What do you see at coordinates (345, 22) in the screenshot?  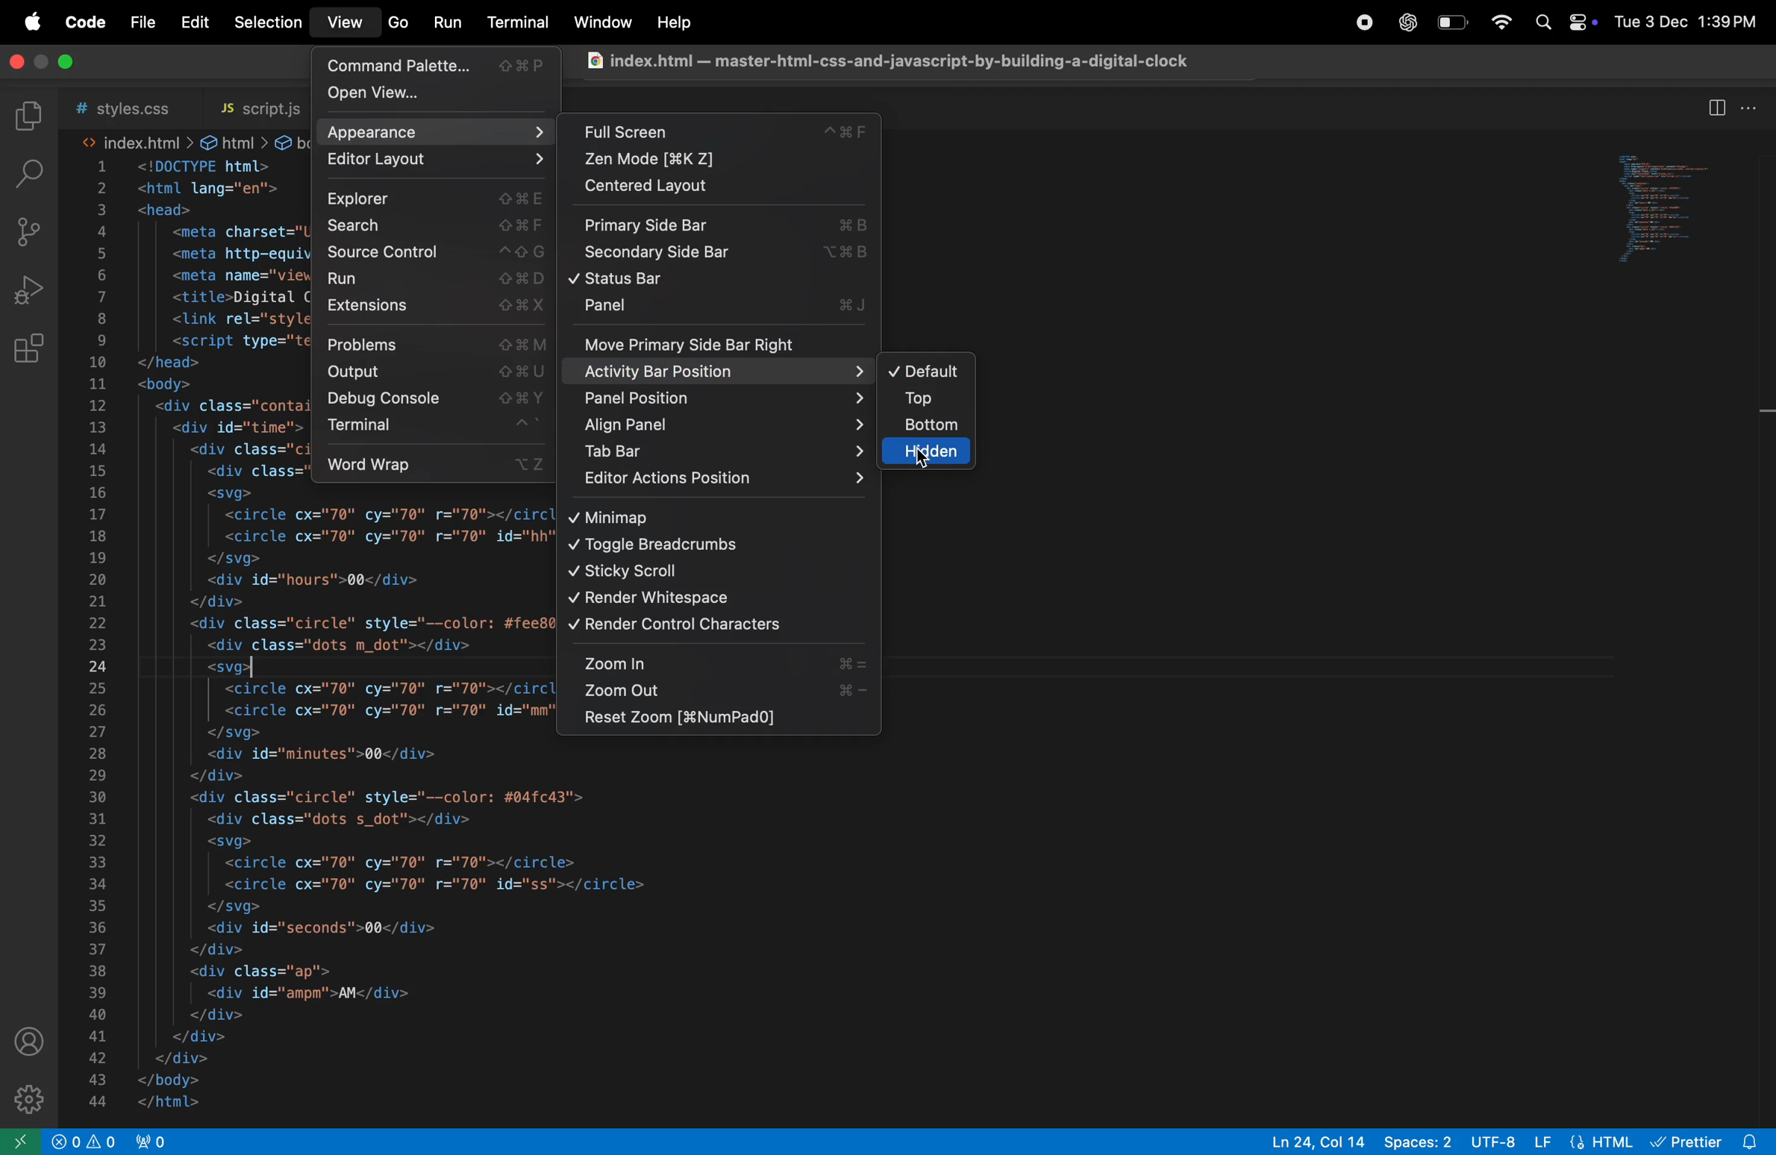 I see `view` at bounding box center [345, 22].